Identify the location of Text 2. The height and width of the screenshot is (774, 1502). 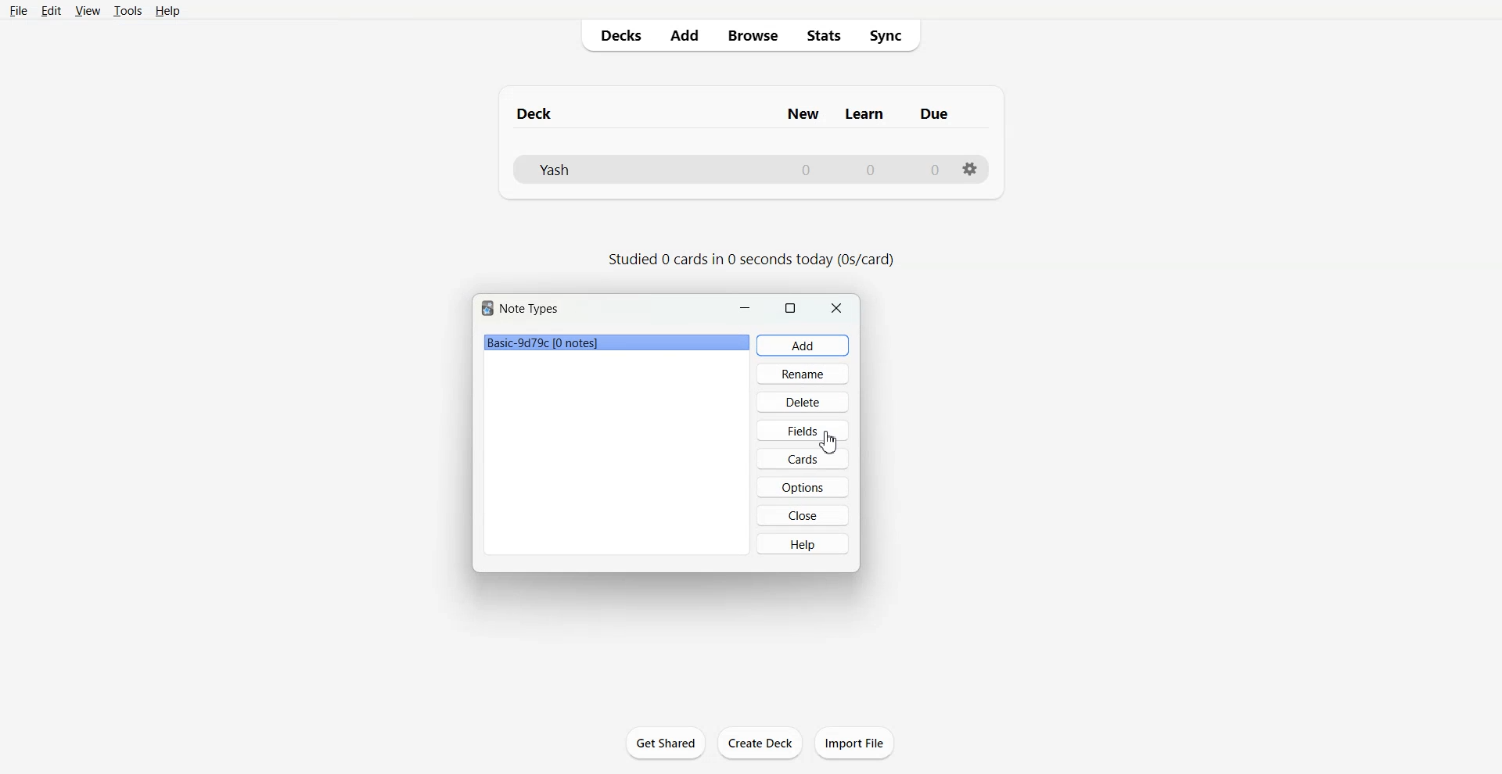
(750, 260).